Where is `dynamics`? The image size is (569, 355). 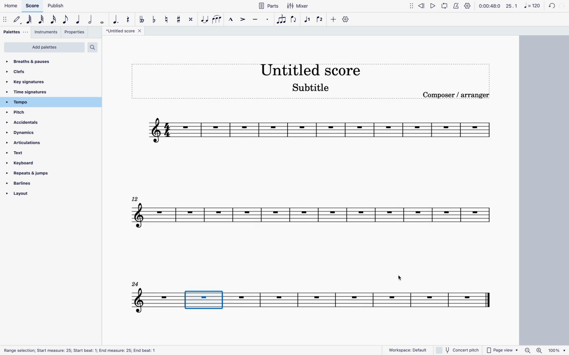
dynamics is located at coordinates (24, 133).